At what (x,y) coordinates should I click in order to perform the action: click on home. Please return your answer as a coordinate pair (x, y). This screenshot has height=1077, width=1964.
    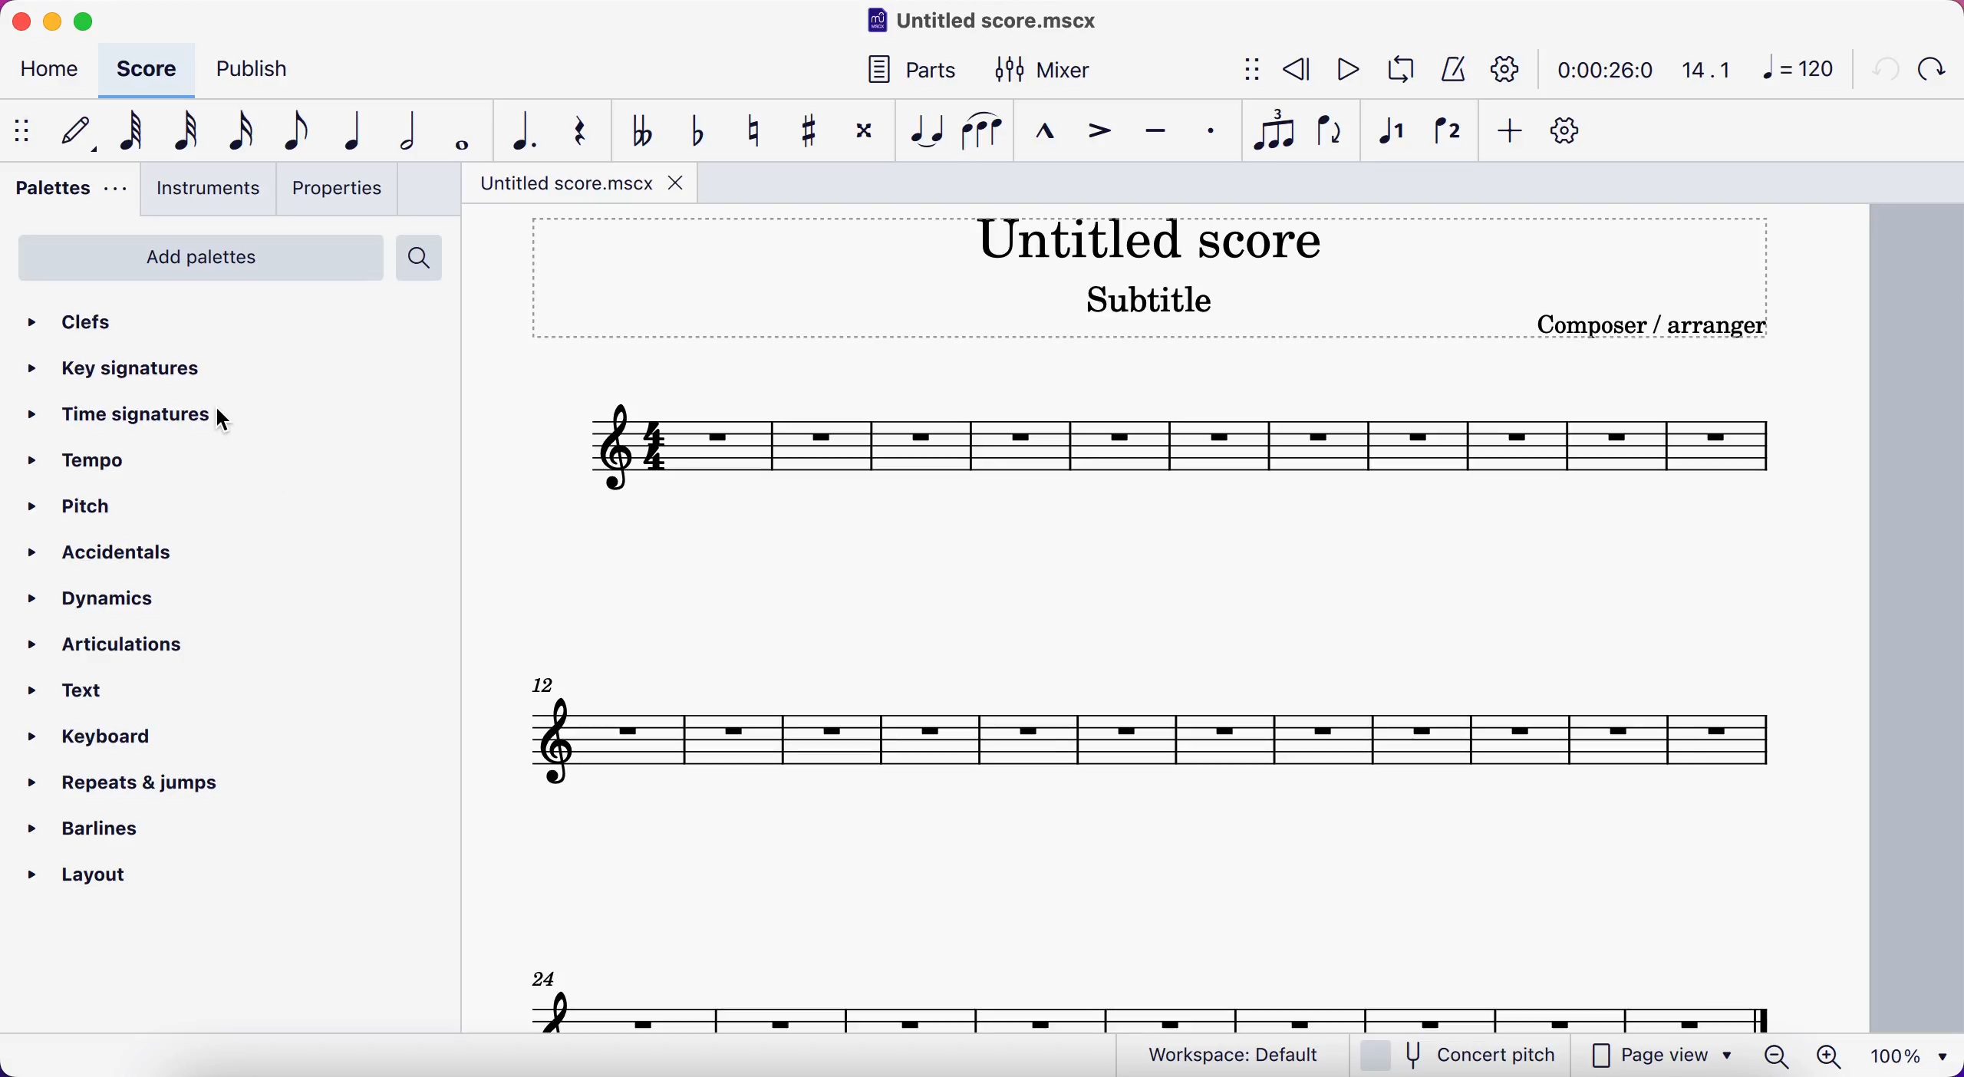
    Looking at the image, I should click on (43, 73).